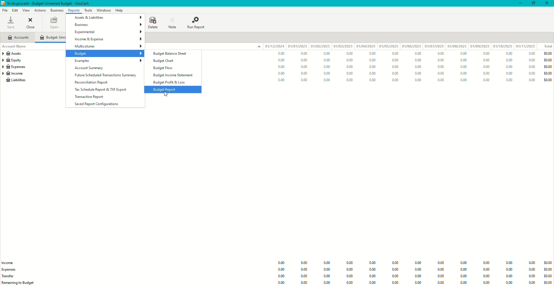 The image size is (554, 285). What do you see at coordinates (531, 277) in the screenshot?
I see `0.00` at bounding box center [531, 277].